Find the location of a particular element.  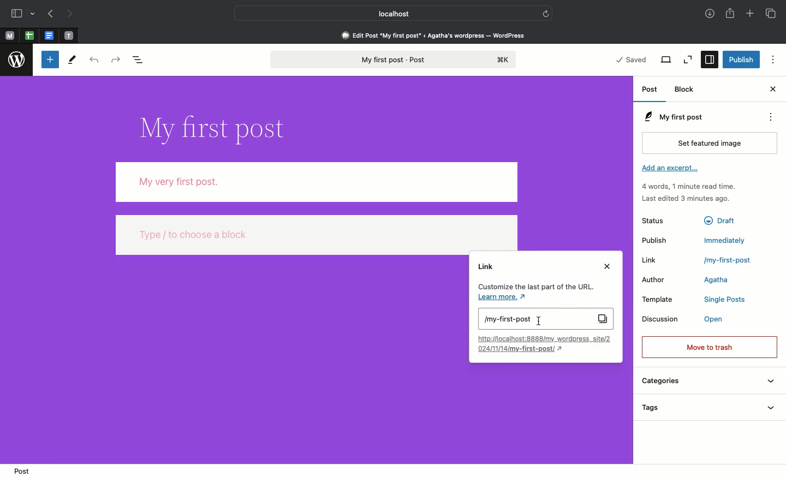

Template is located at coordinates (659, 299).